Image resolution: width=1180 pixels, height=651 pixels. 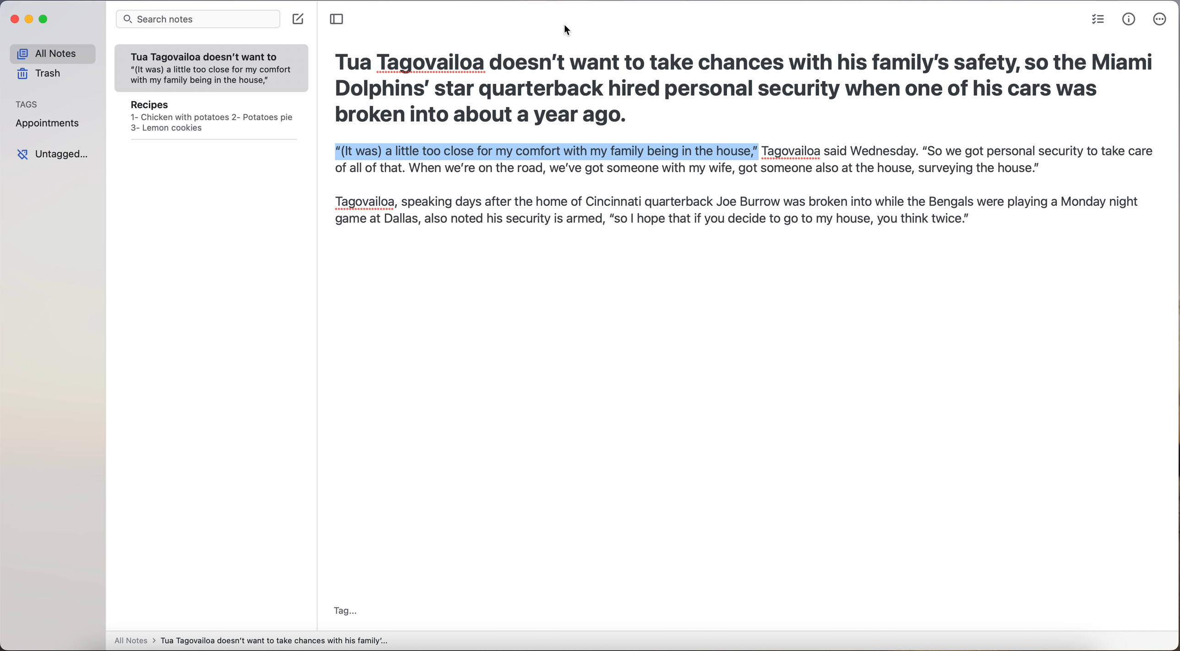 What do you see at coordinates (741, 139) in the screenshot?
I see `augmented typography` at bounding box center [741, 139].